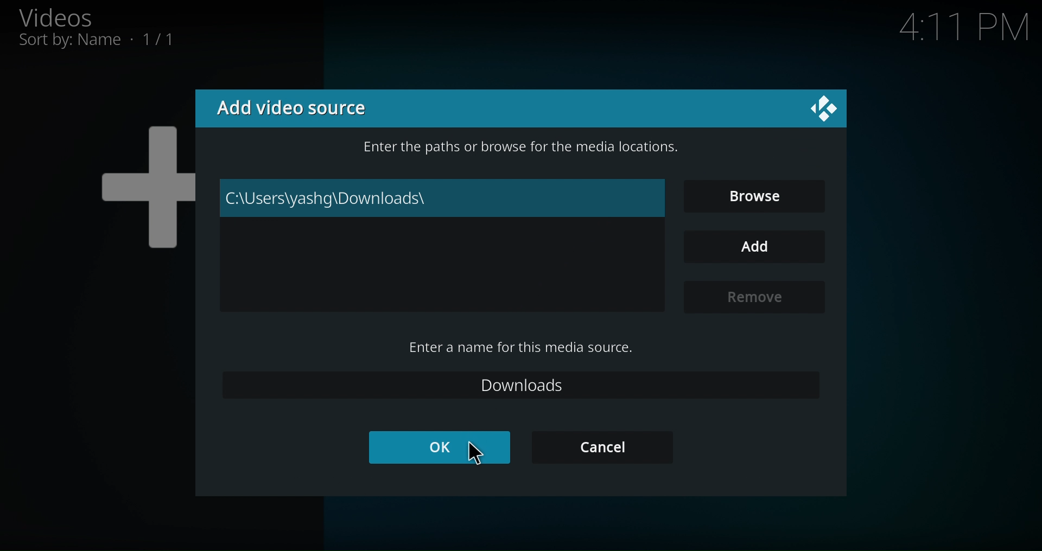 This screenshot has width=1042, height=551. I want to click on Add video source, so click(325, 107).